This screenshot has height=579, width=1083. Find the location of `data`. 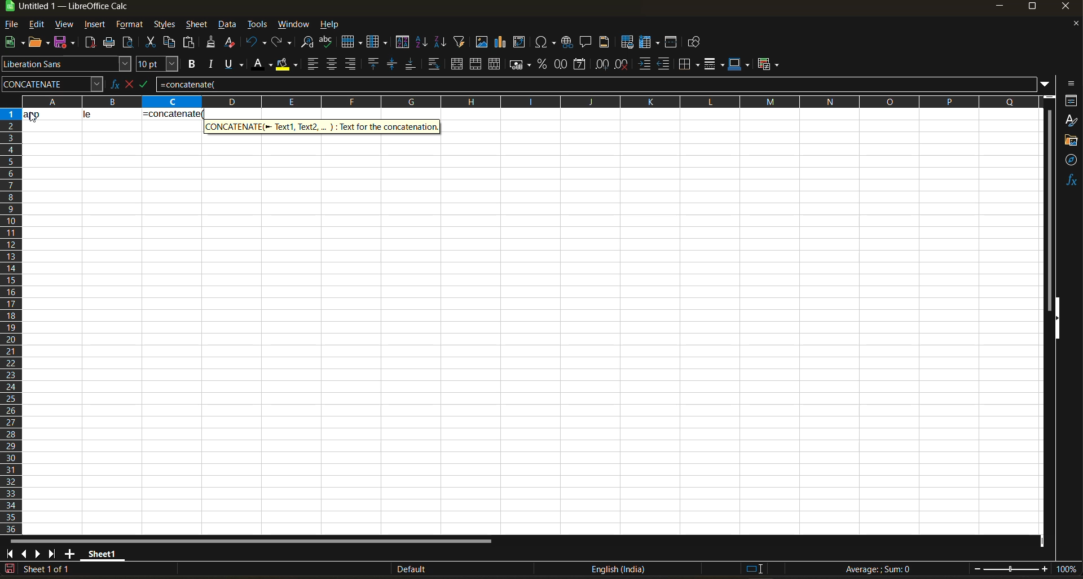

data is located at coordinates (81, 114).